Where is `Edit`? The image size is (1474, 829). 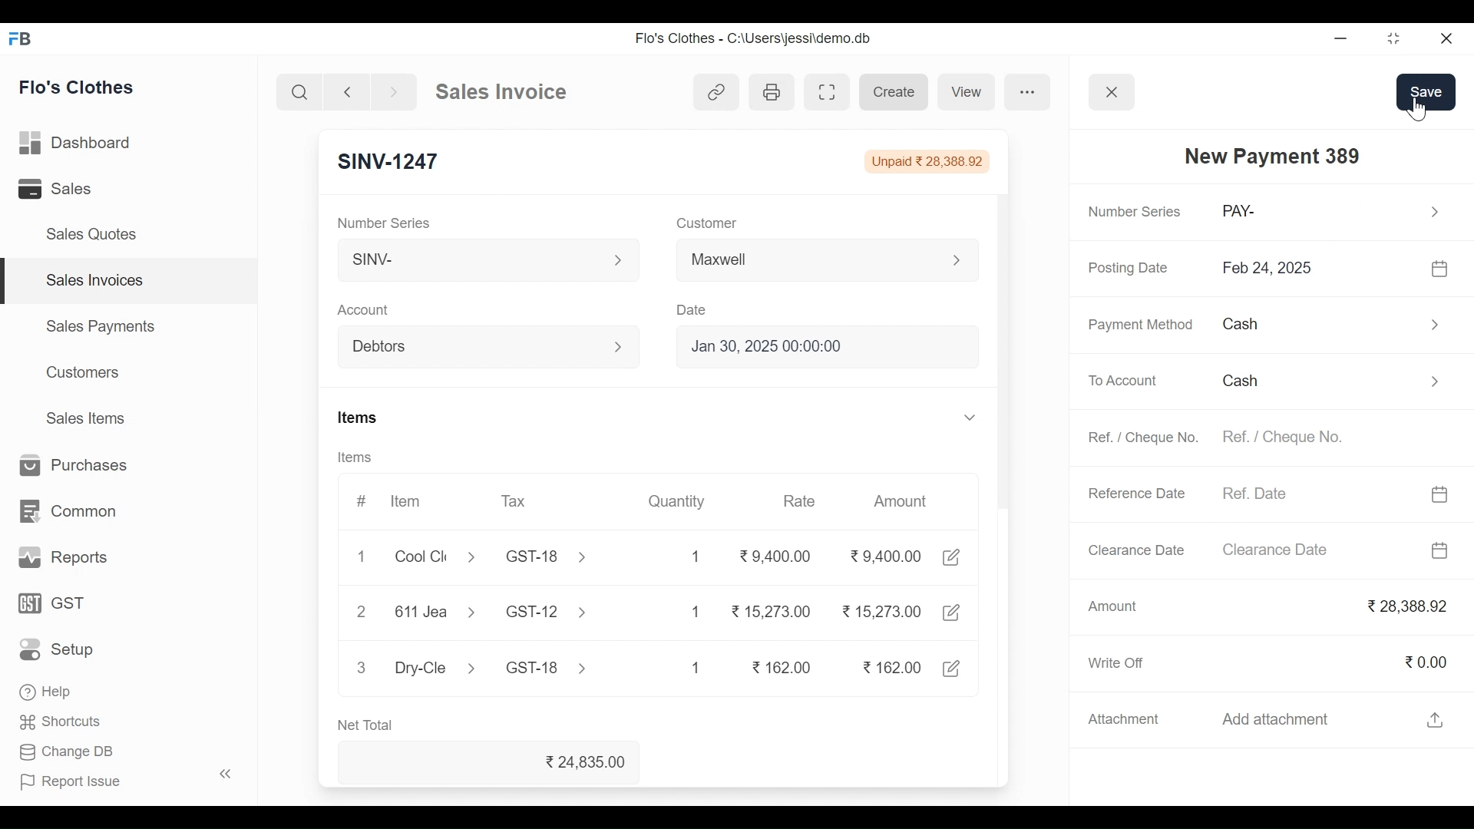
Edit is located at coordinates (955, 667).